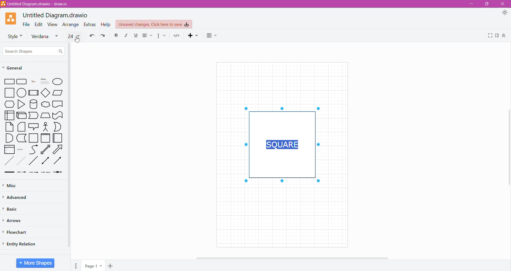 The image size is (511, 271). I want to click on Stacked Papers, so click(21, 127).